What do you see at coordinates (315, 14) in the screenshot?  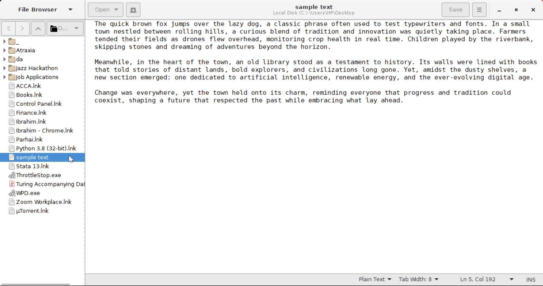 I see `File Location` at bounding box center [315, 14].